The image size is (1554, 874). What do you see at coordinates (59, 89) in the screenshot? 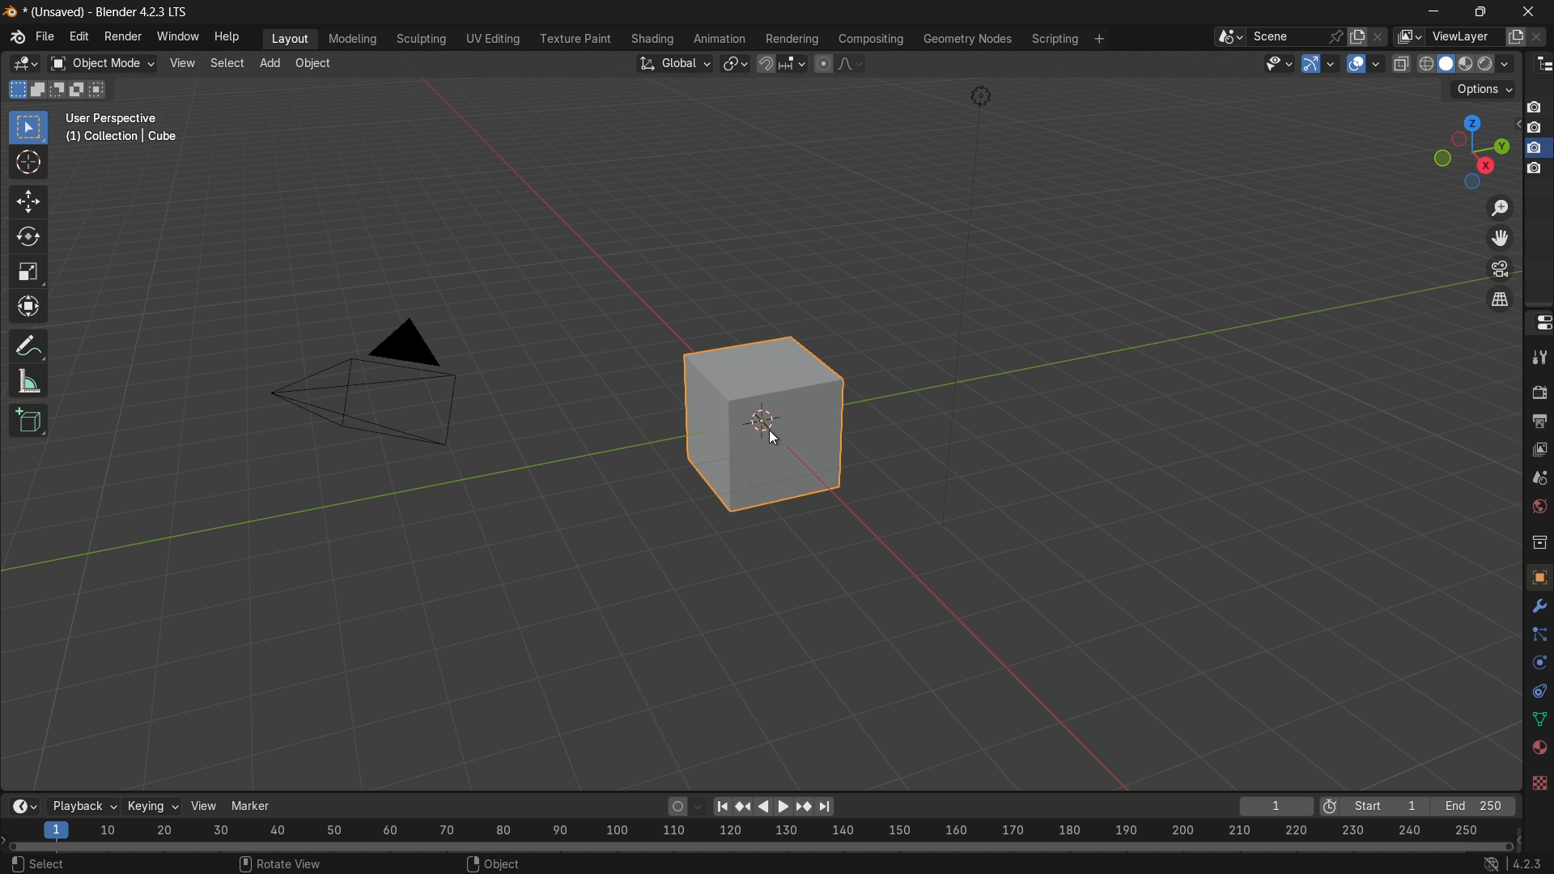
I see `subtract existing selection` at bounding box center [59, 89].